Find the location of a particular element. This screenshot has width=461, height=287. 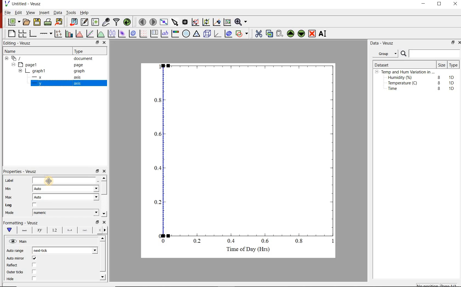

plot a vector field is located at coordinates (144, 34).